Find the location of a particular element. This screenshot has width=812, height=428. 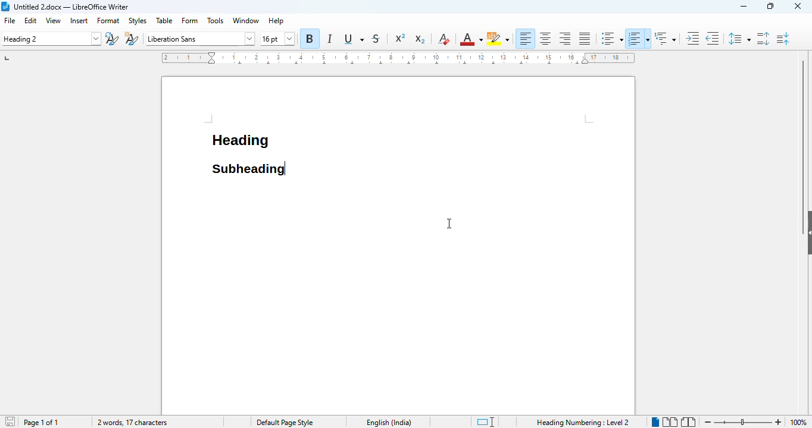

format is located at coordinates (108, 21).